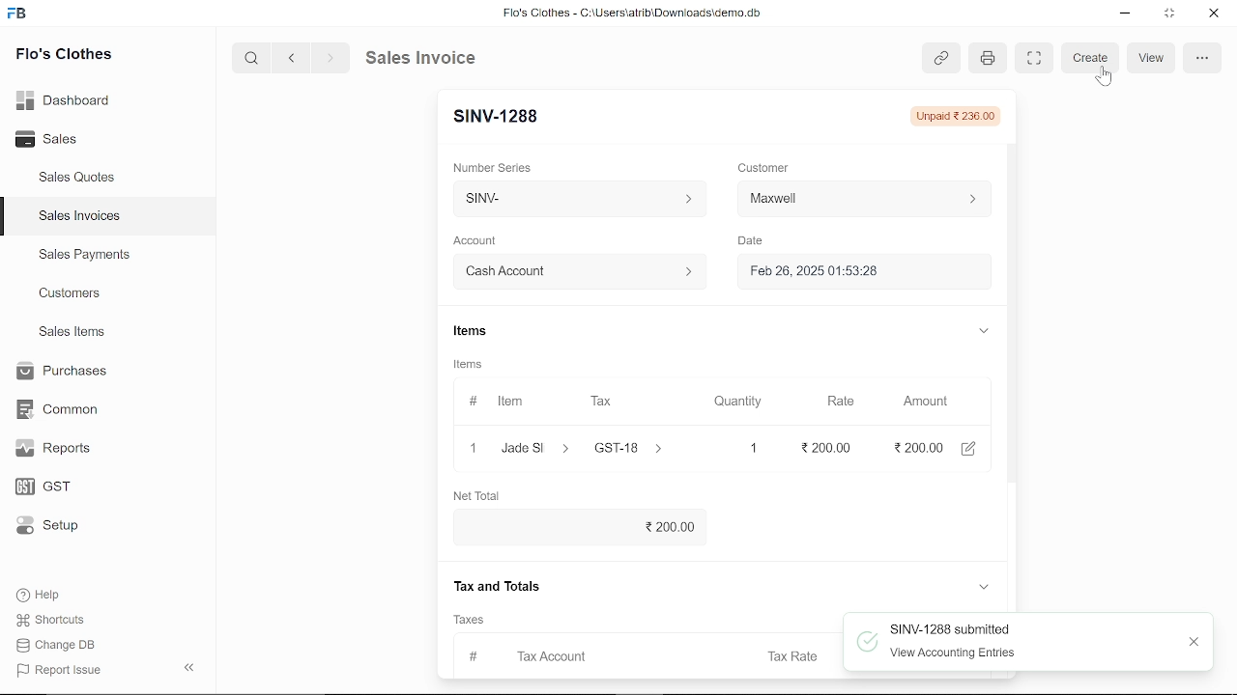 This screenshot has height=695, width=1237. Describe the element at coordinates (834, 402) in the screenshot. I see `Rate` at that location.